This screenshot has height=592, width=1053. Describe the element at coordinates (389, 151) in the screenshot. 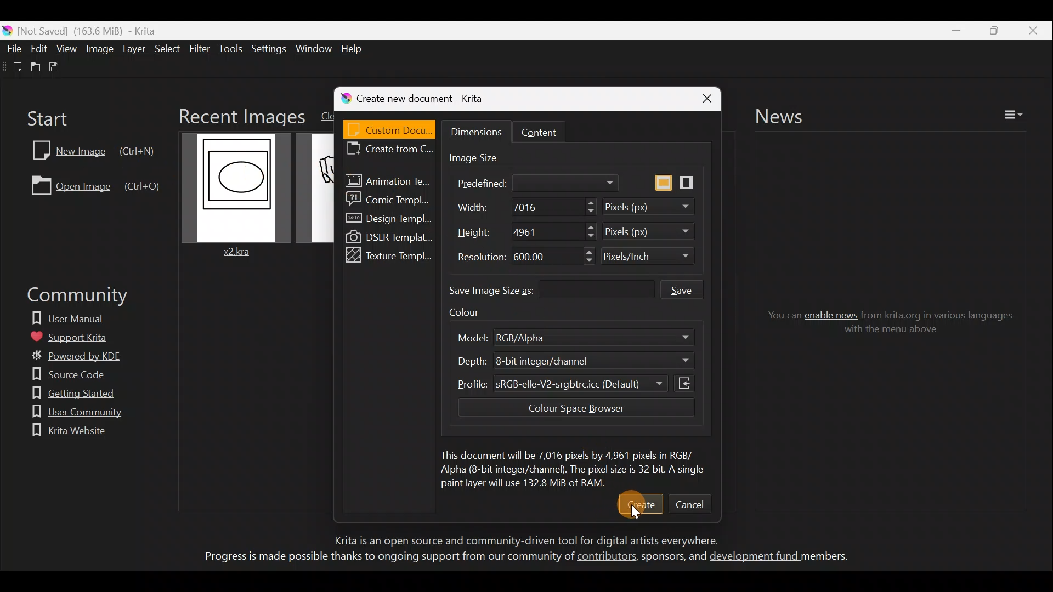

I see `Create from clipboard` at that location.